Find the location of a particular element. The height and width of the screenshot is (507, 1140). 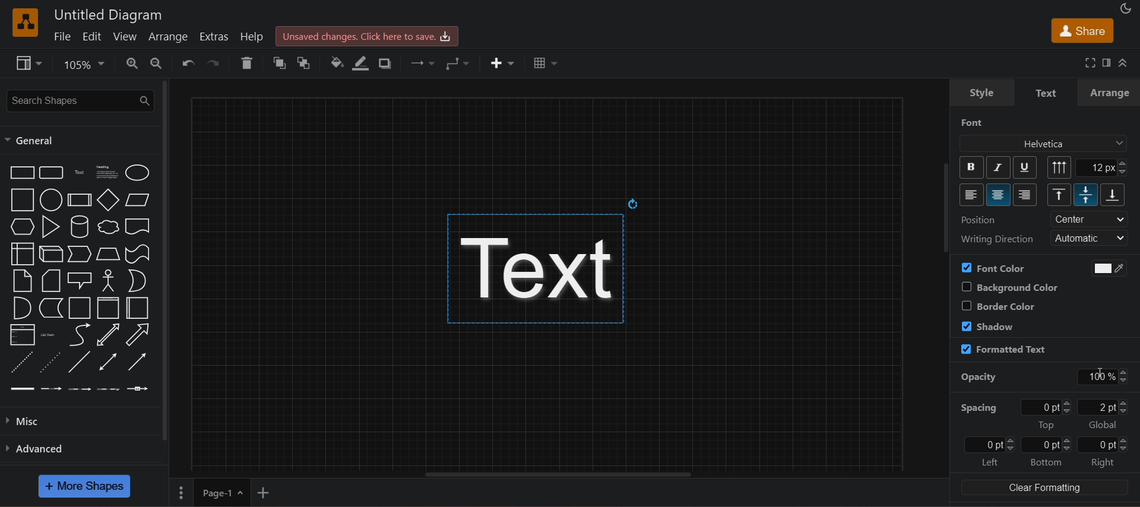

link is located at coordinates (21, 389).